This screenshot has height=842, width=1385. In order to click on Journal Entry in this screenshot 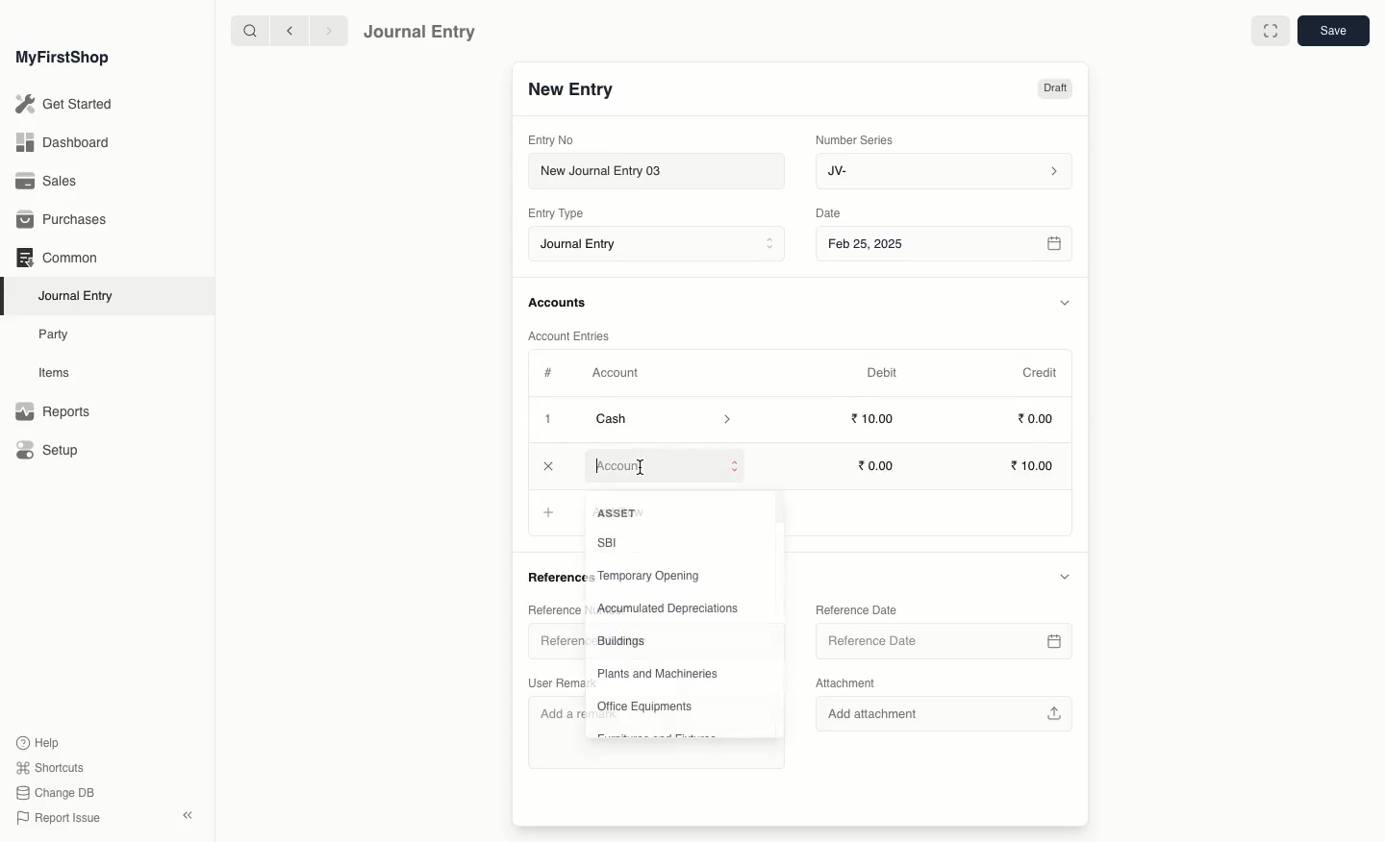, I will do `click(420, 31)`.